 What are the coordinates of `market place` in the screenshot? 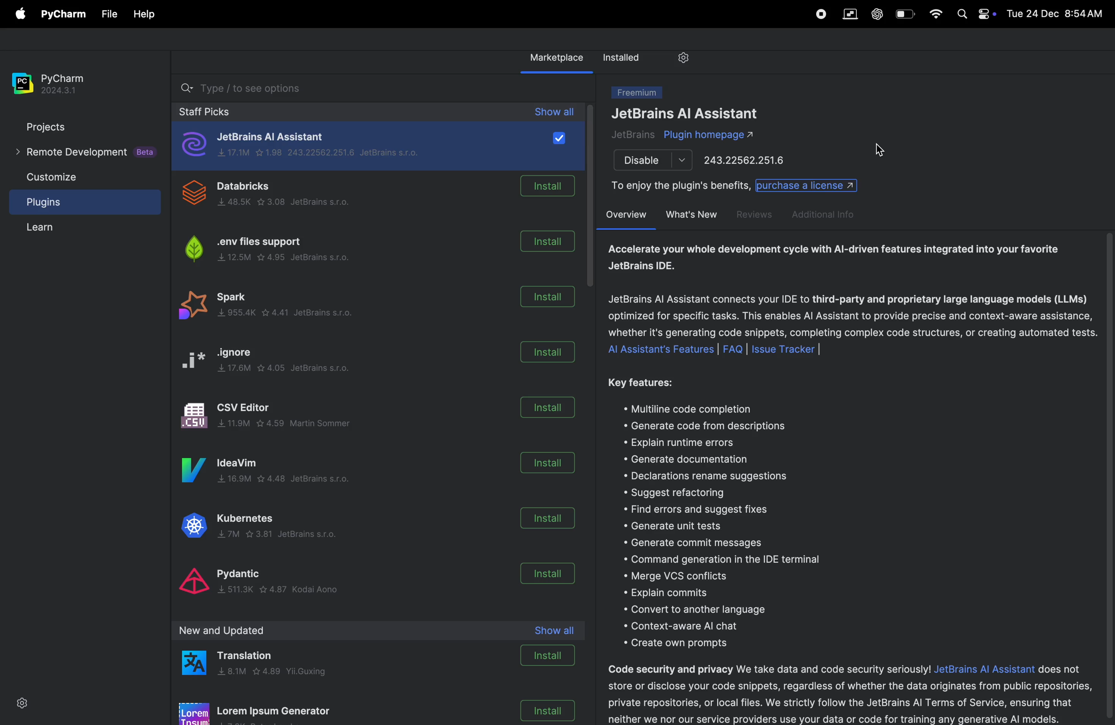 It's located at (556, 58).